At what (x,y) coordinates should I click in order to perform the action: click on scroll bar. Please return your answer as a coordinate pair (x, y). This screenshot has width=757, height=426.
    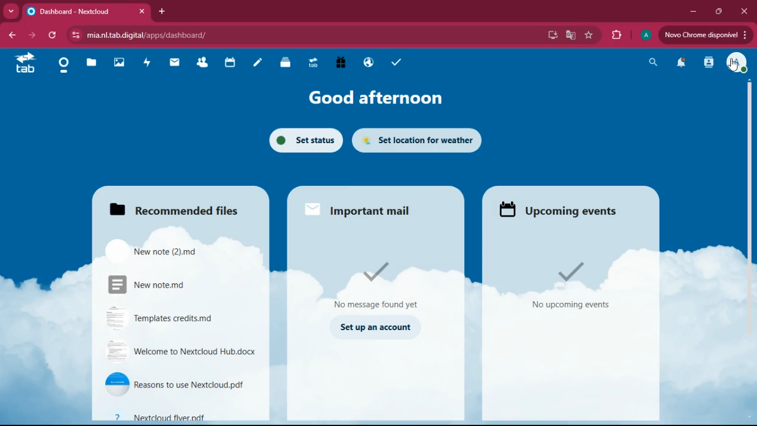
    Looking at the image, I should click on (747, 183).